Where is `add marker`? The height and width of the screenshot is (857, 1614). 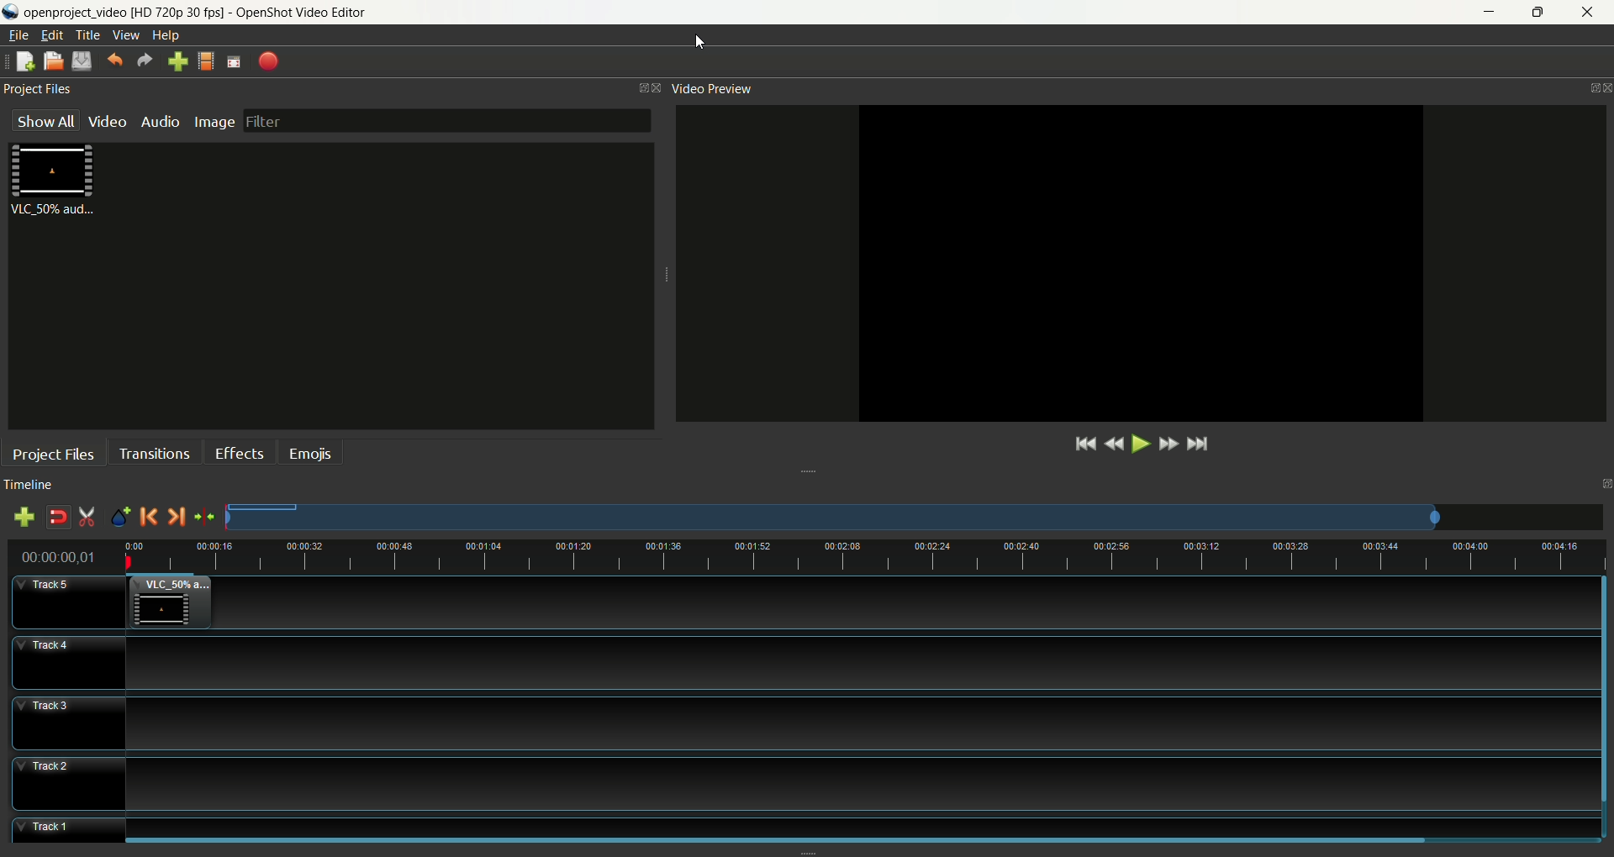 add marker is located at coordinates (118, 517).